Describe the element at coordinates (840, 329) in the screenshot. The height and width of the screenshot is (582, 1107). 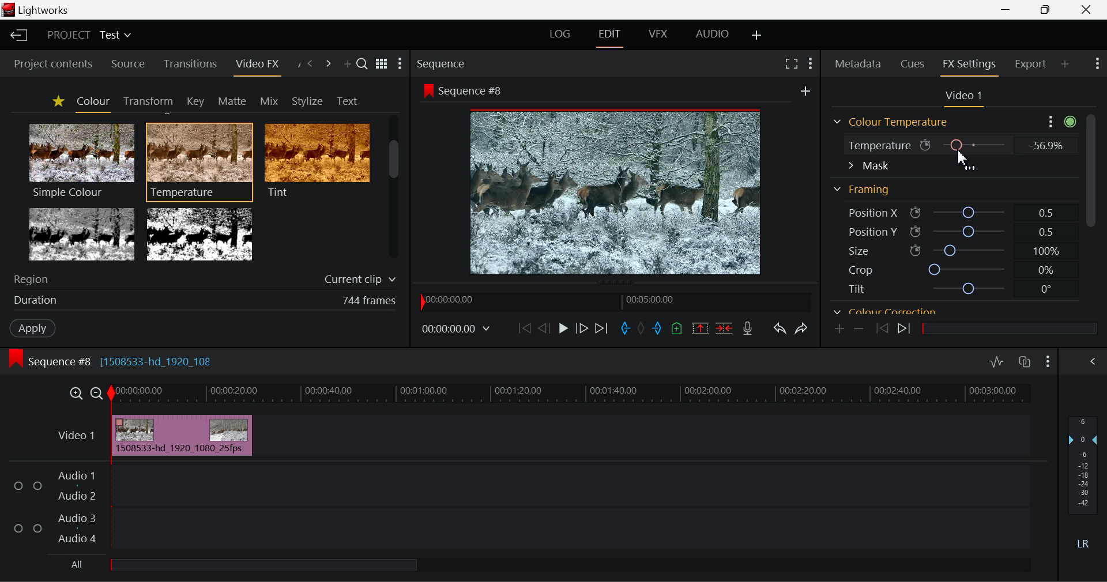
I see `Add keyframe` at that location.